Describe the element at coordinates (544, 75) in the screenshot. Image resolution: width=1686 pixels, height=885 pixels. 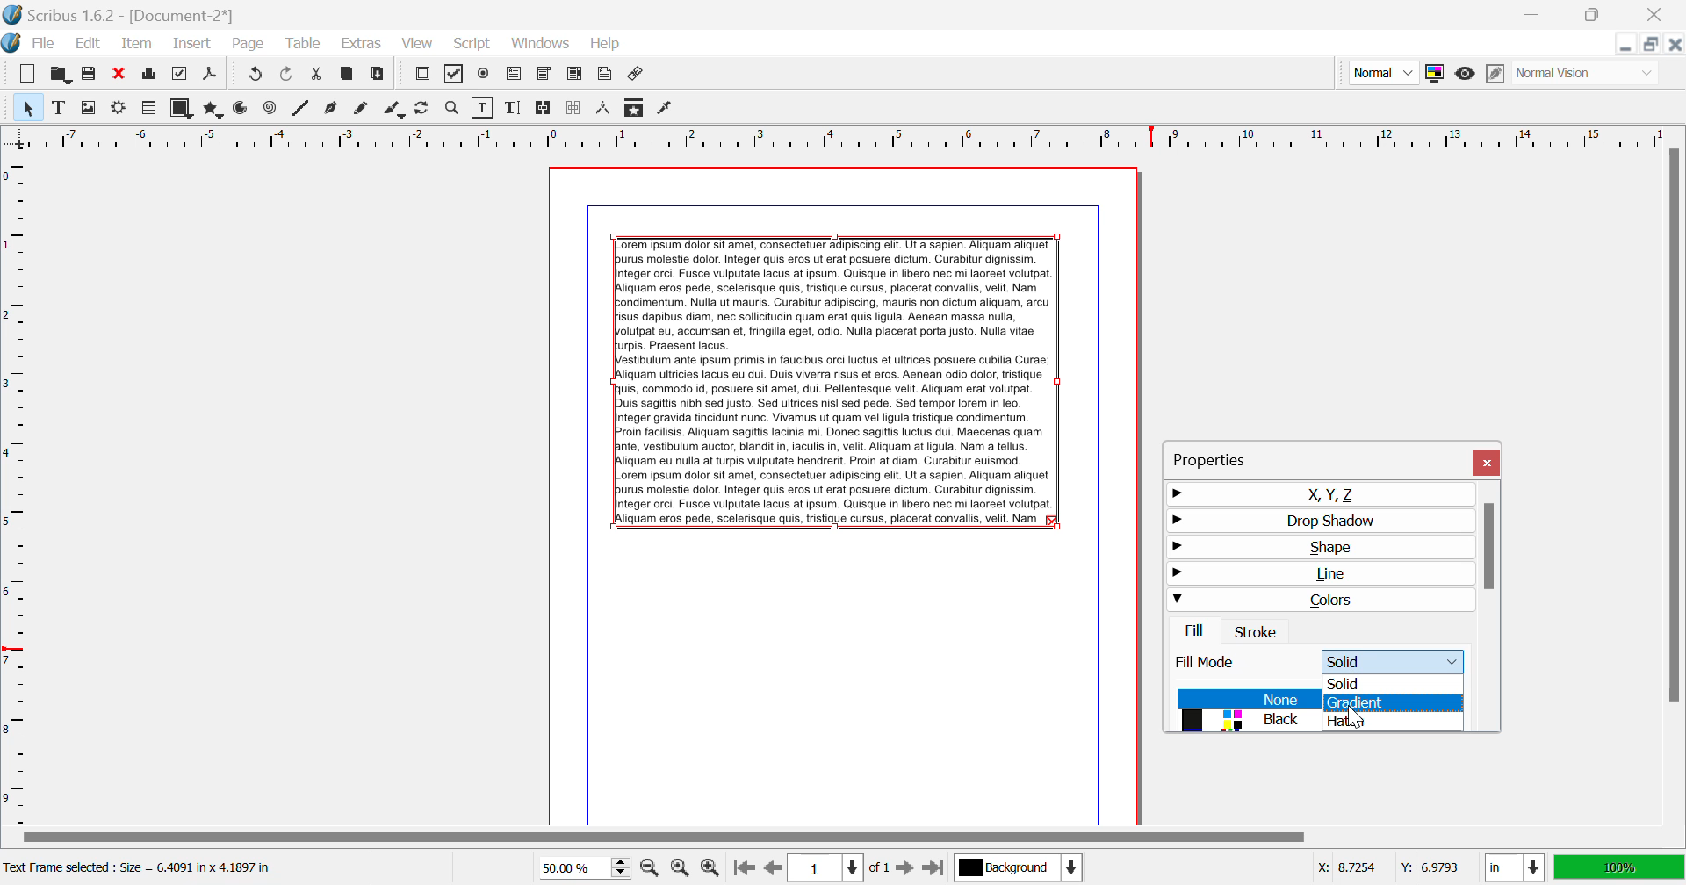
I see `Pdf Combo Box` at that location.